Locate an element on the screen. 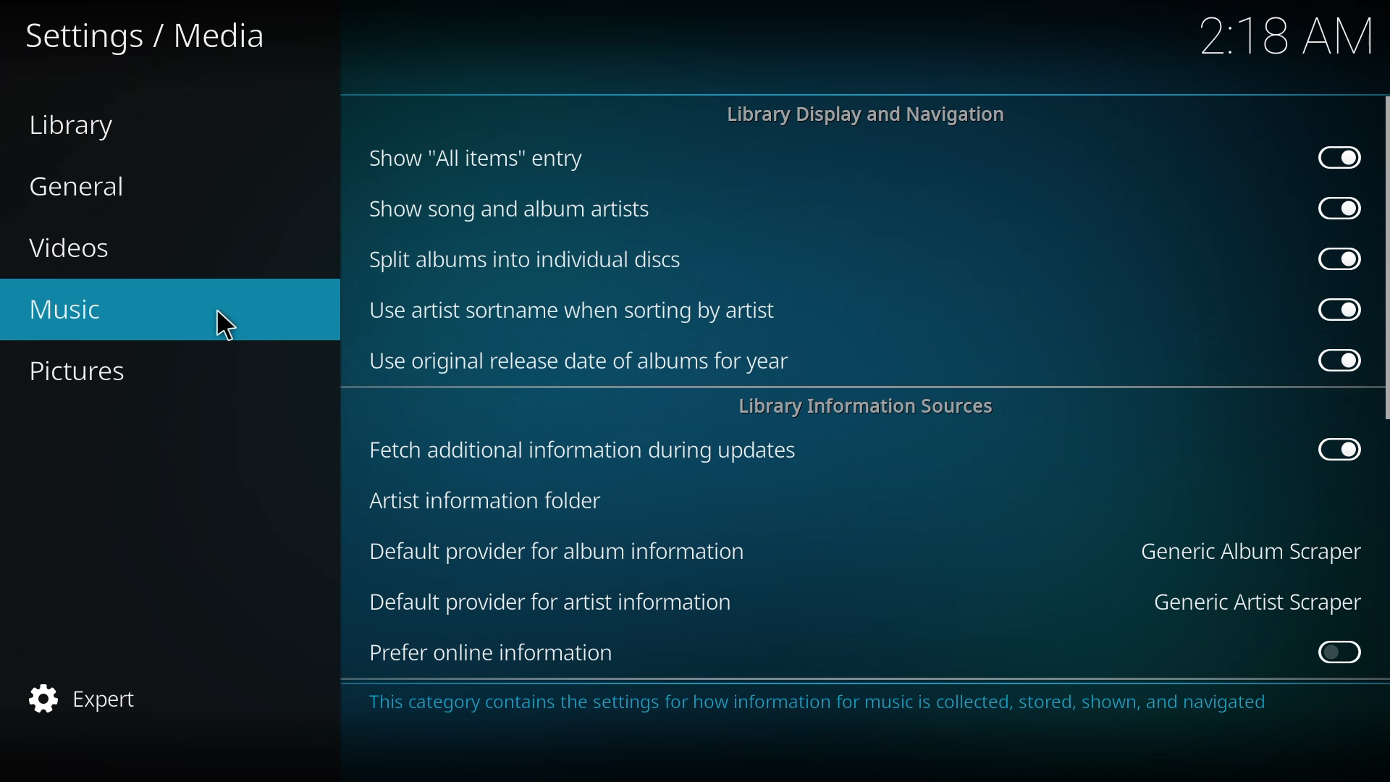  fetch additional info during updates is located at coordinates (587, 449).